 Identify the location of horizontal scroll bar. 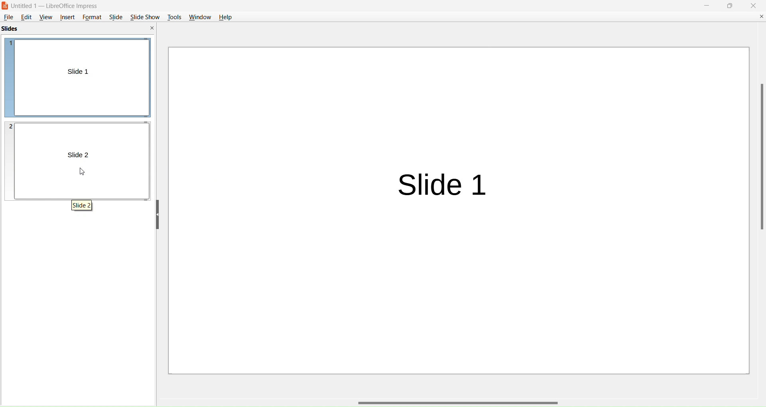
(461, 401).